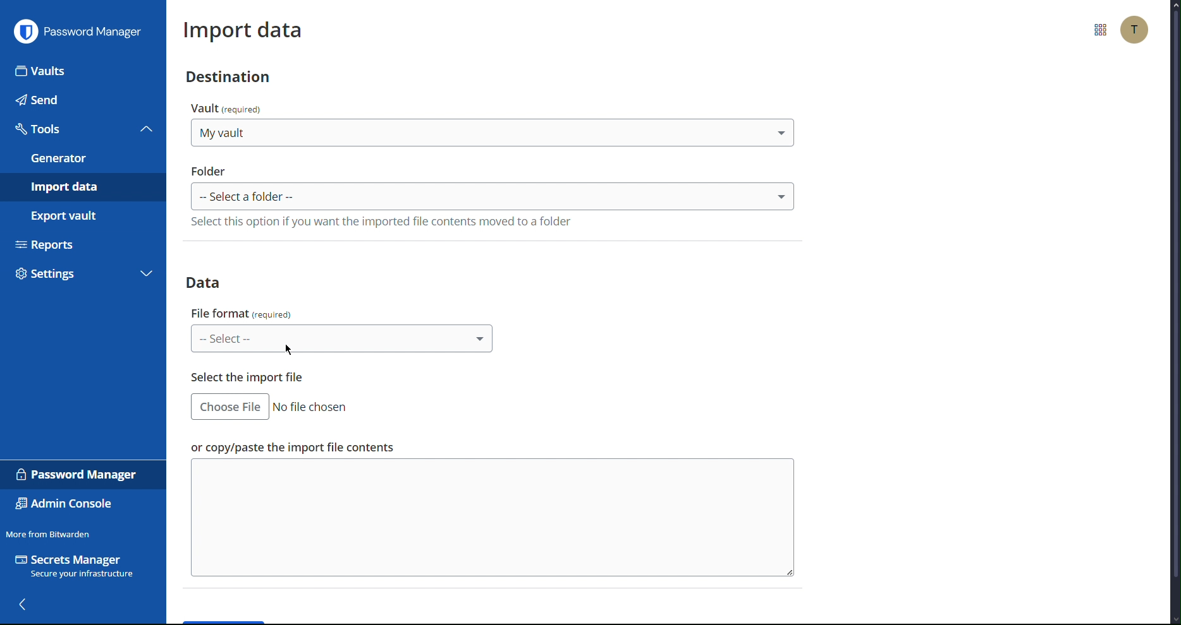 The width and height of the screenshot is (1181, 625). I want to click on file format, so click(242, 313).